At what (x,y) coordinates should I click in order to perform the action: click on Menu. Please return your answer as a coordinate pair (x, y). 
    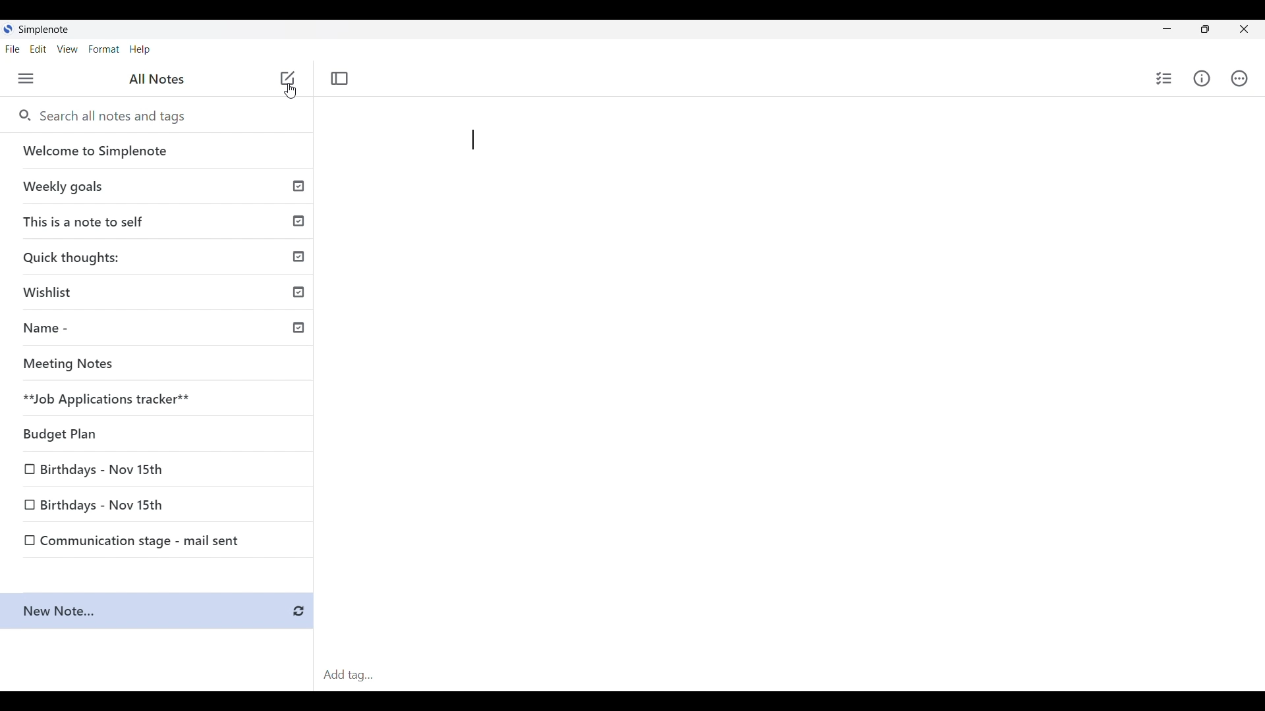
    Looking at the image, I should click on (26, 78).